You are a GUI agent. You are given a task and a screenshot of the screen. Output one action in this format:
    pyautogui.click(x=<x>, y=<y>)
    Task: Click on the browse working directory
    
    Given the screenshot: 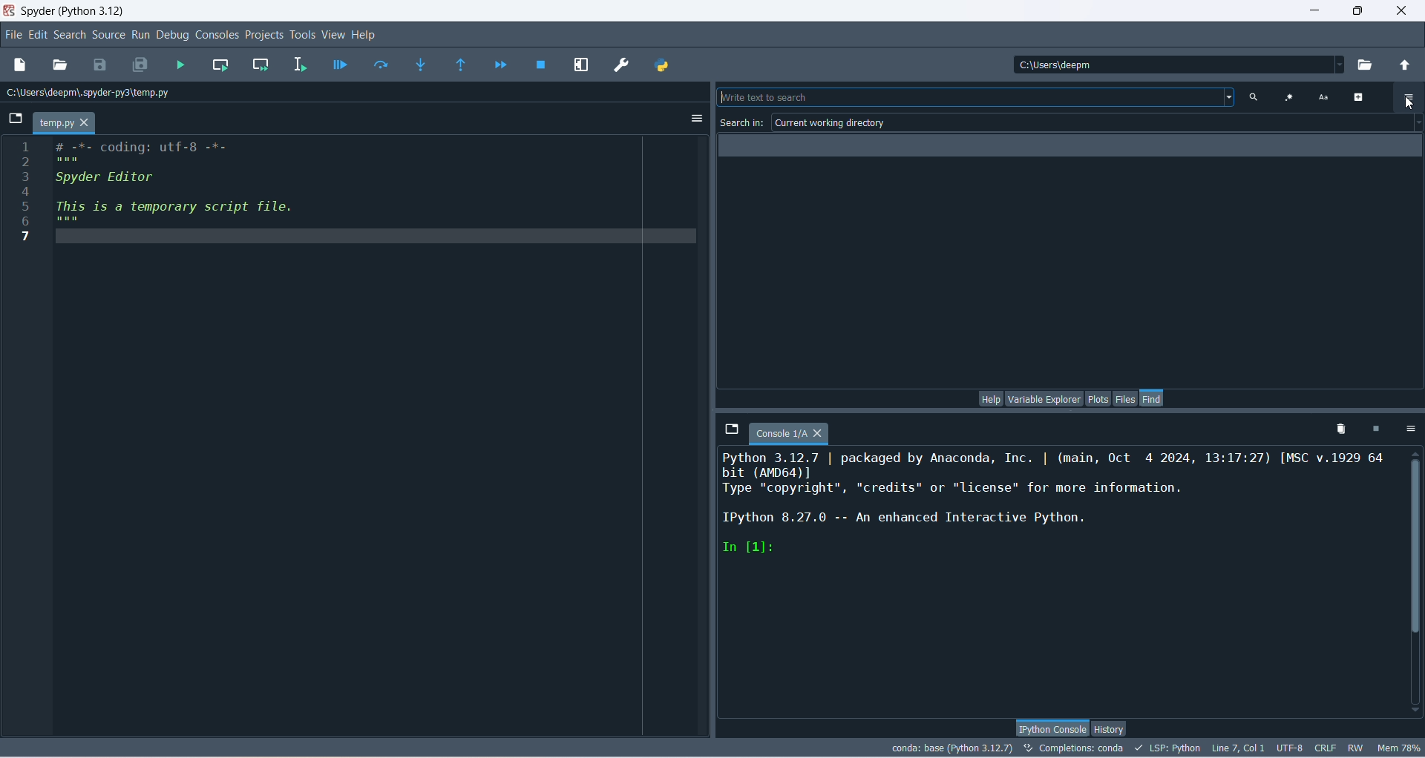 What is the action you would take?
    pyautogui.click(x=1368, y=65)
    